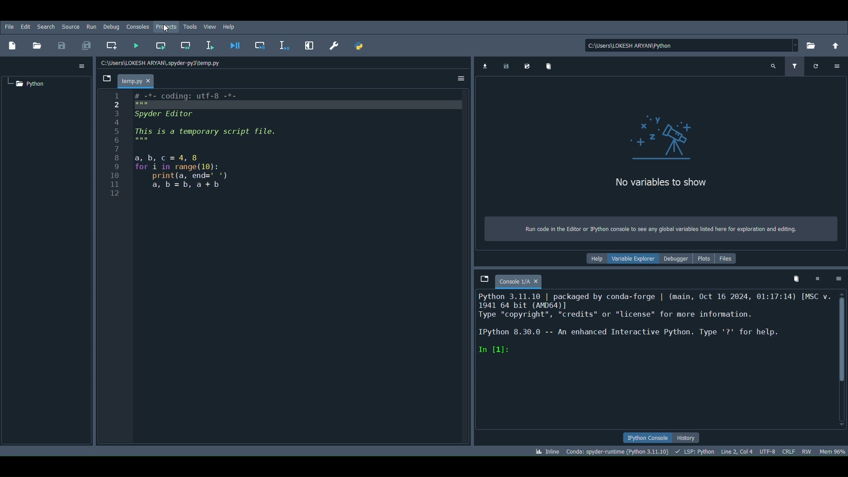 The height and width of the screenshot is (477, 848). Describe the element at coordinates (162, 44) in the screenshot. I see `Run current cell (Ctrl + Return)` at that location.